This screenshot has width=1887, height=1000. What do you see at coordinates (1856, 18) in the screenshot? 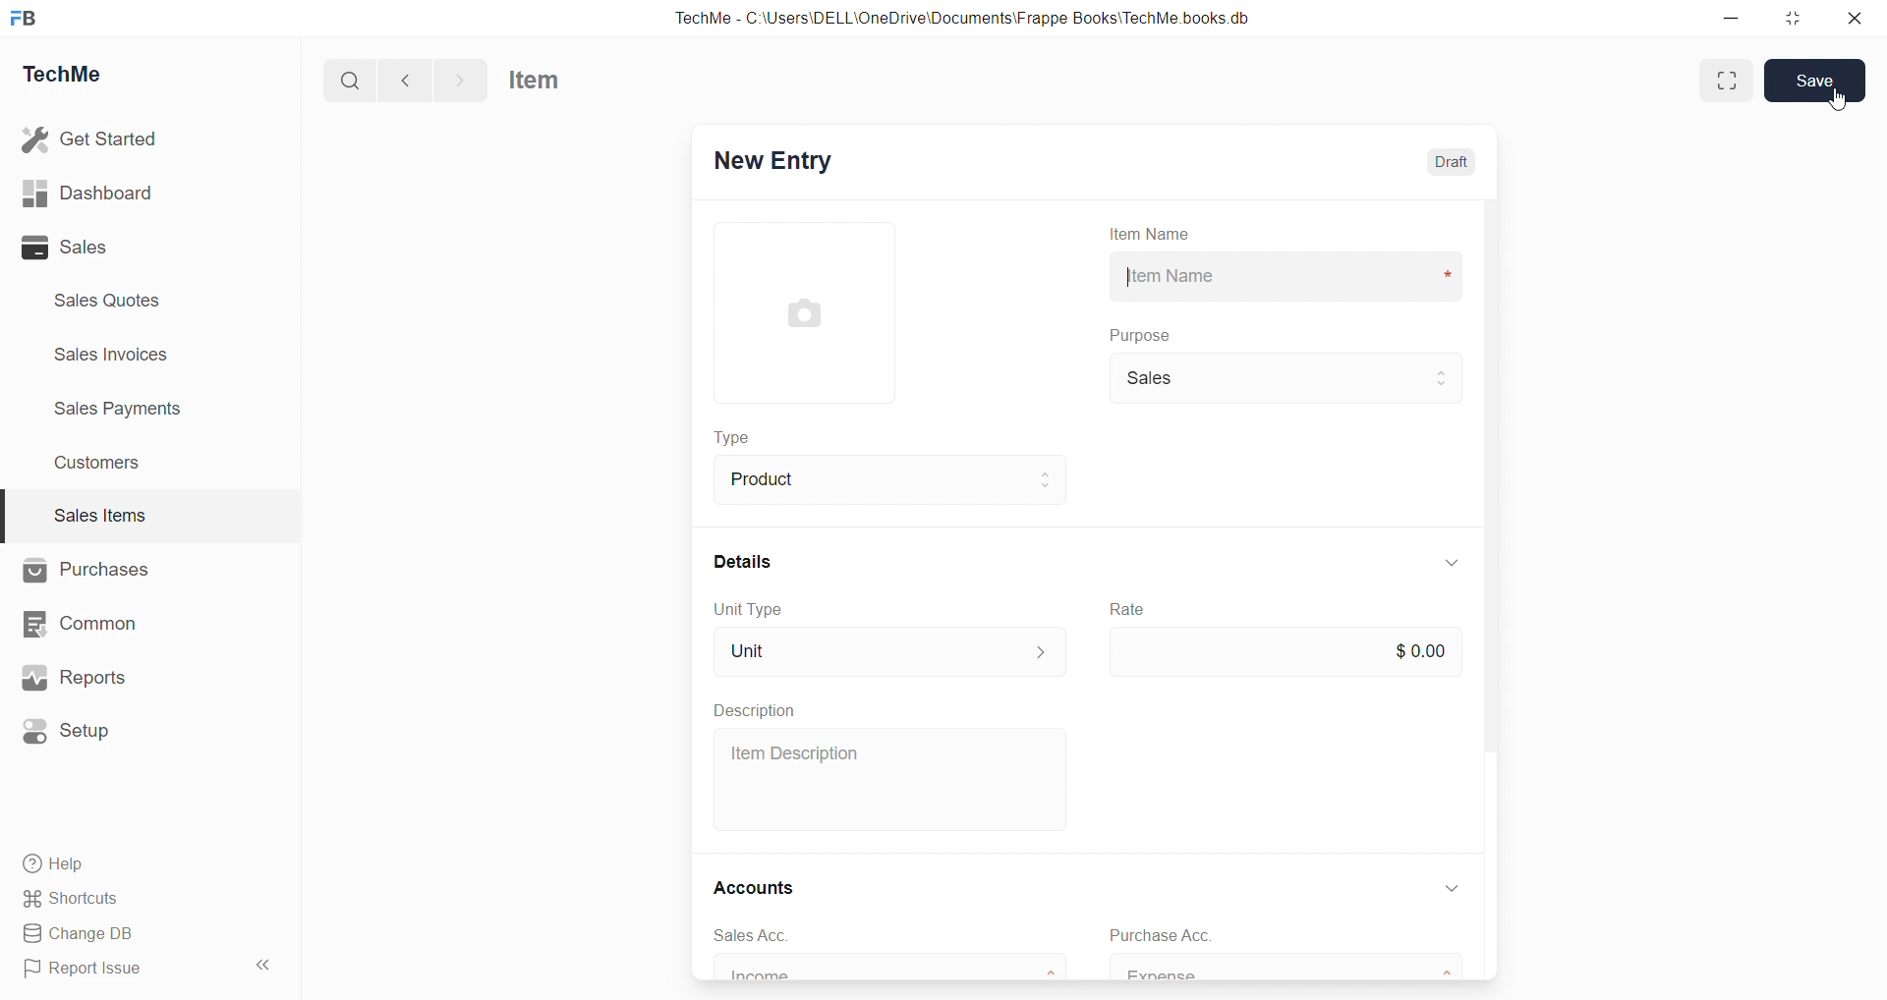
I see `close` at bounding box center [1856, 18].